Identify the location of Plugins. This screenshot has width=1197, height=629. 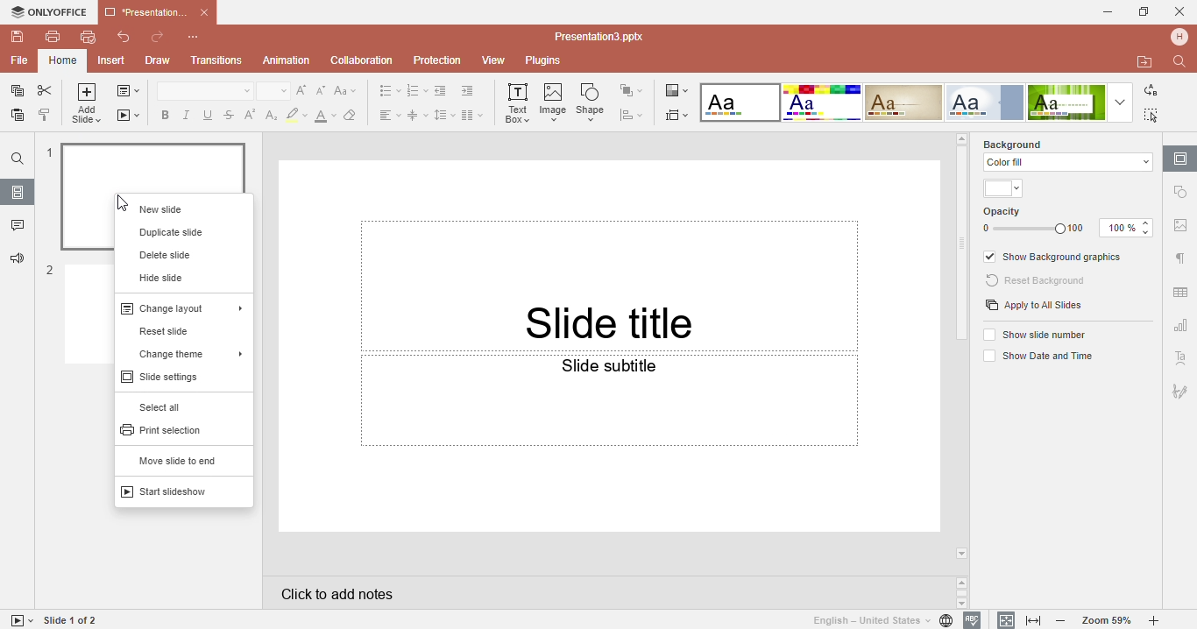
(551, 61).